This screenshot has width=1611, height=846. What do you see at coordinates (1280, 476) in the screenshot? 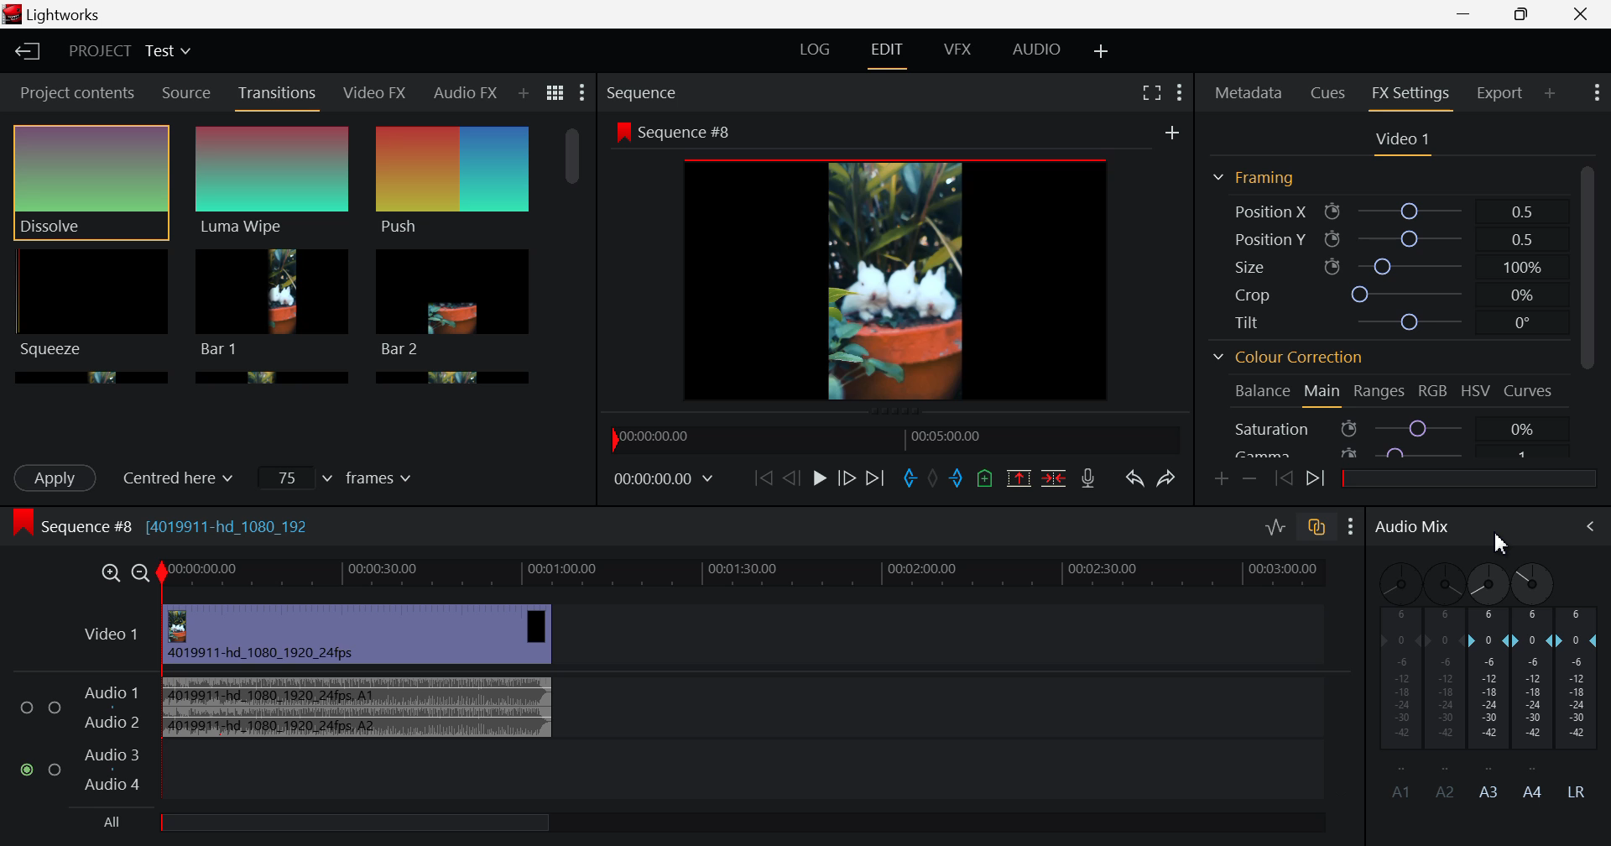
I see `Previous keyframe` at bounding box center [1280, 476].